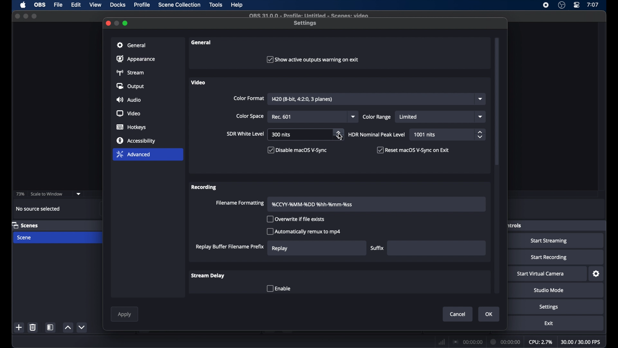 This screenshot has height=348, width=618. I want to click on advanced, so click(134, 154).